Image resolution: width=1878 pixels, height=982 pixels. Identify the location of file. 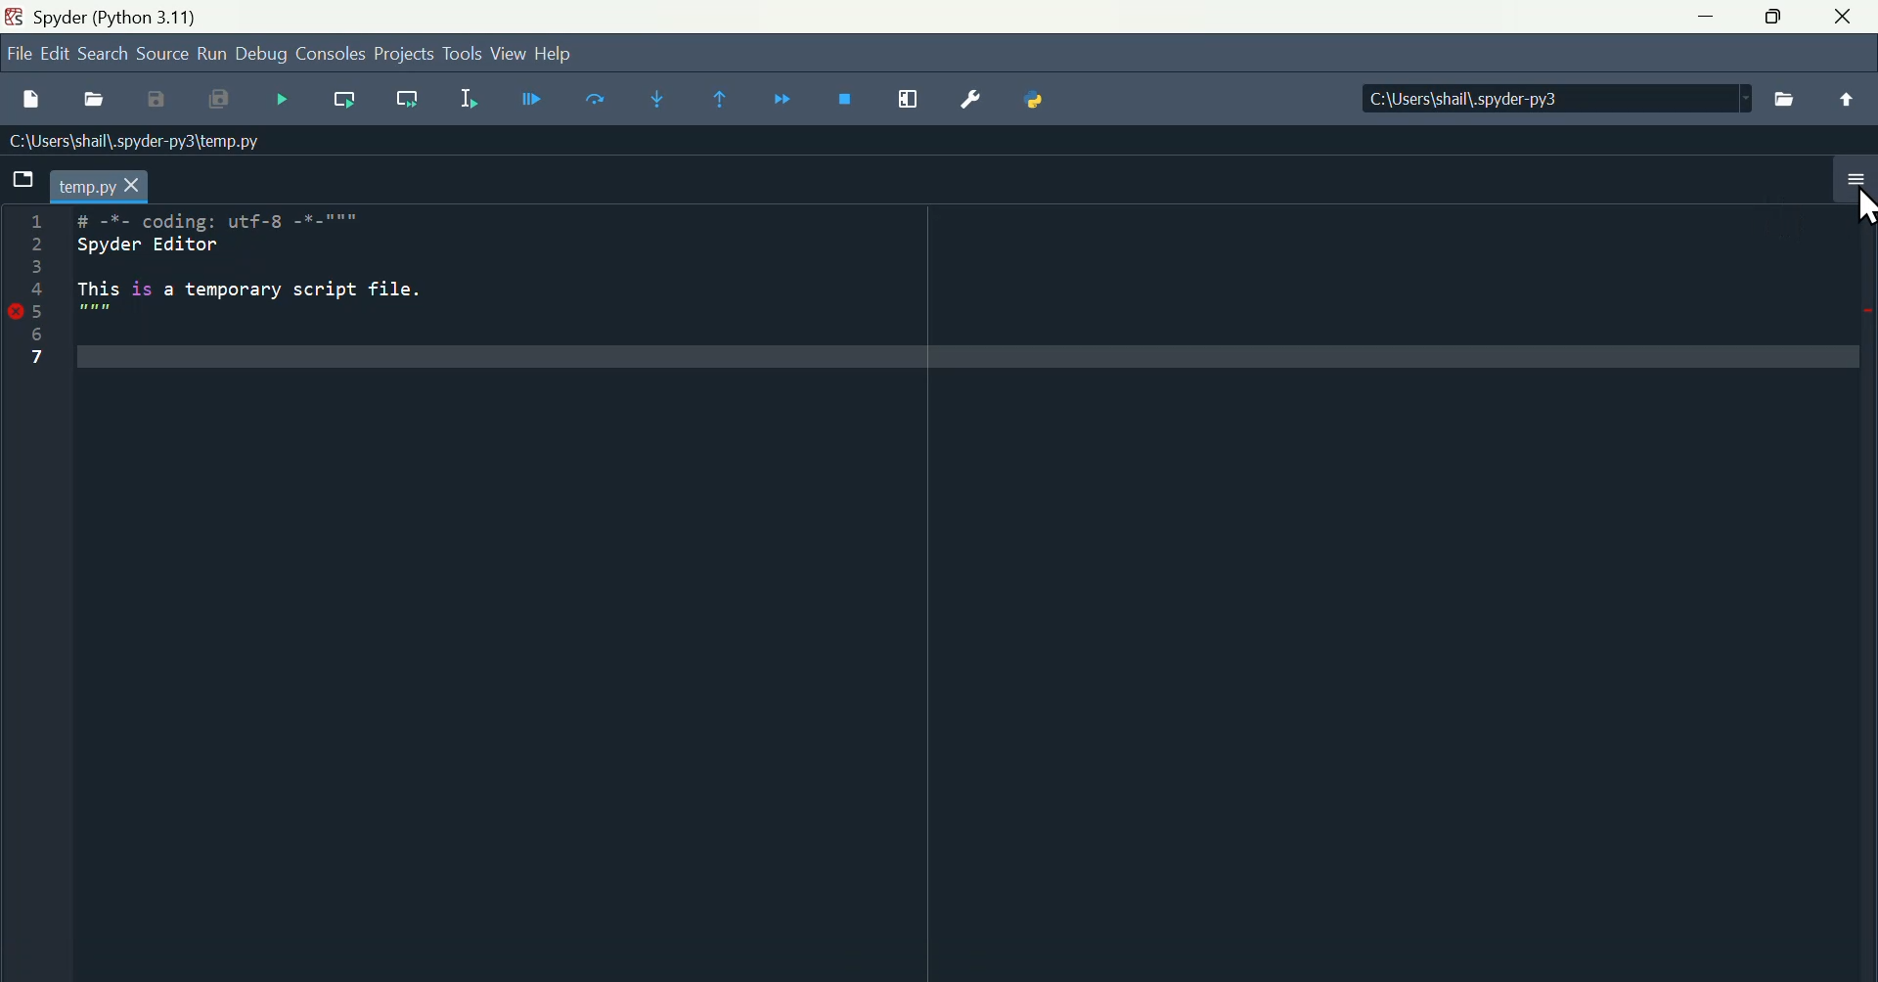
(14, 58).